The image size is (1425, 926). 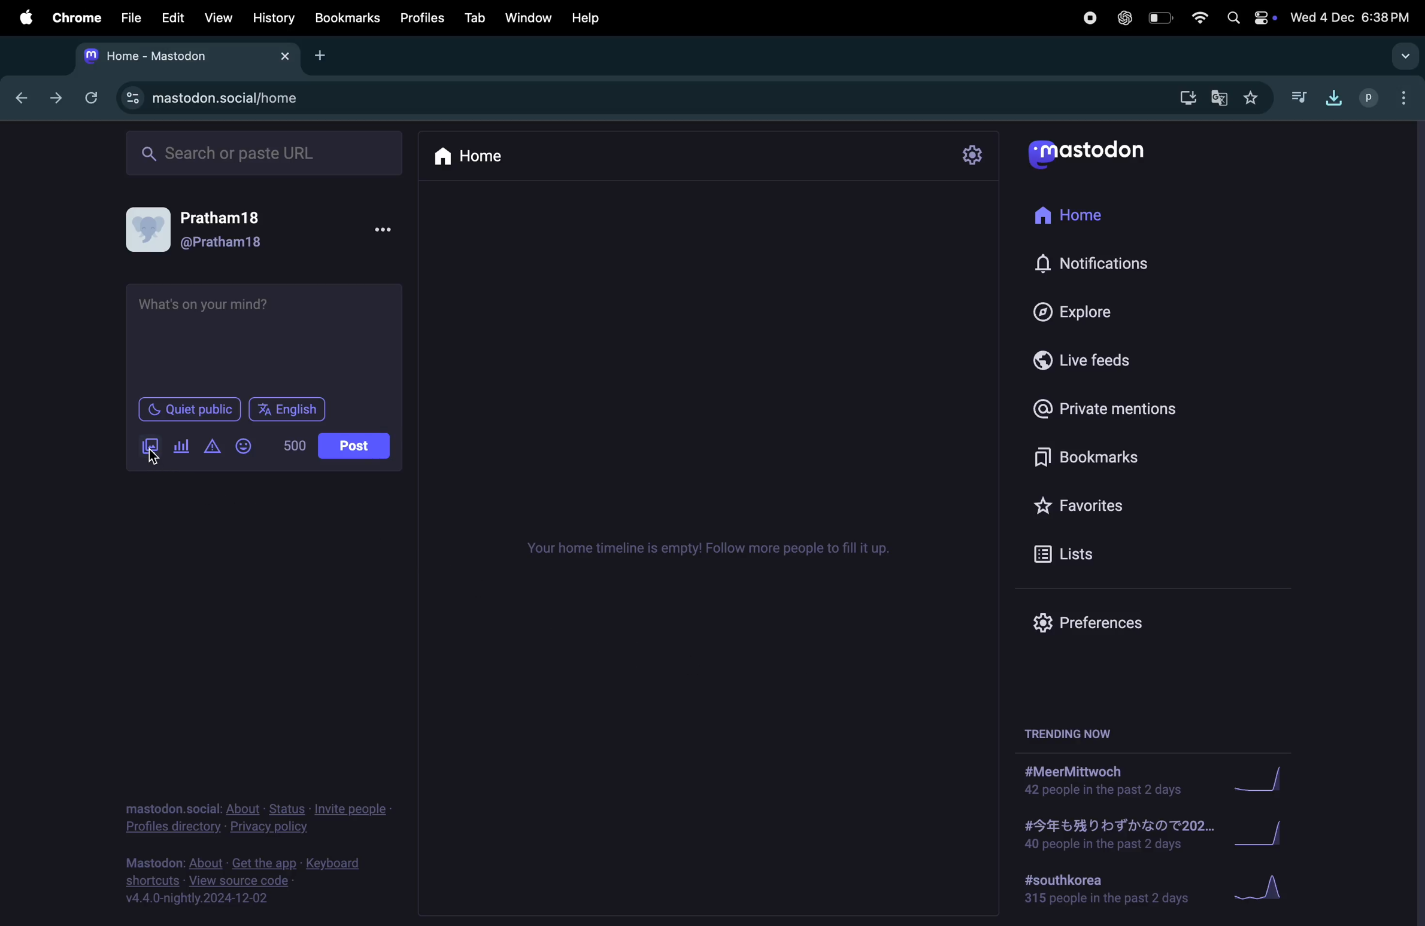 What do you see at coordinates (1220, 101) in the screenshot?
I see `translate` at bounding box center [1220, 101].